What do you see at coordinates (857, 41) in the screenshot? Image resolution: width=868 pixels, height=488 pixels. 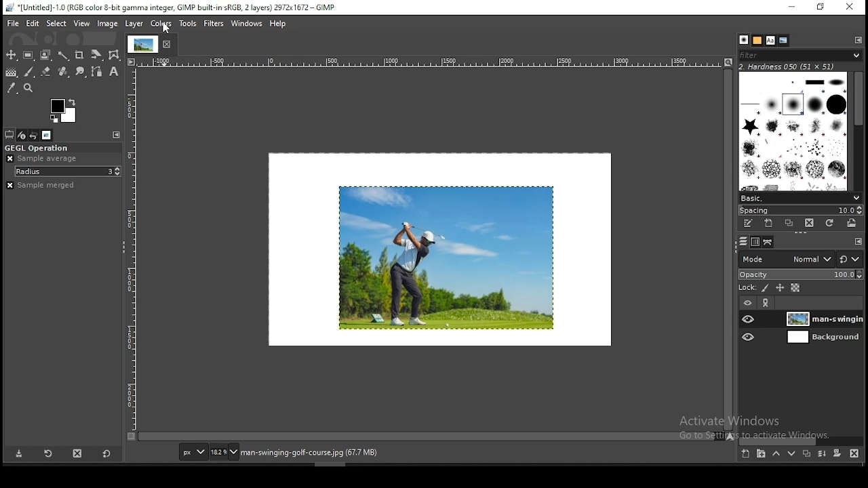 I see `configure this tab` at bounding box center [857, 41].